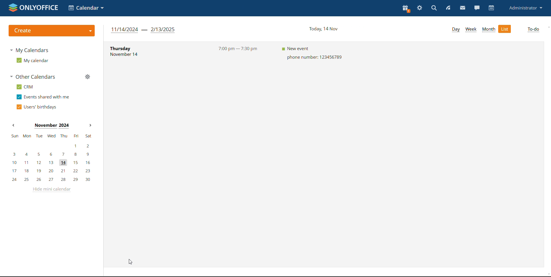  Describe the element at coordinates (462, 8) in the screenshot. I see `mail` at that location.